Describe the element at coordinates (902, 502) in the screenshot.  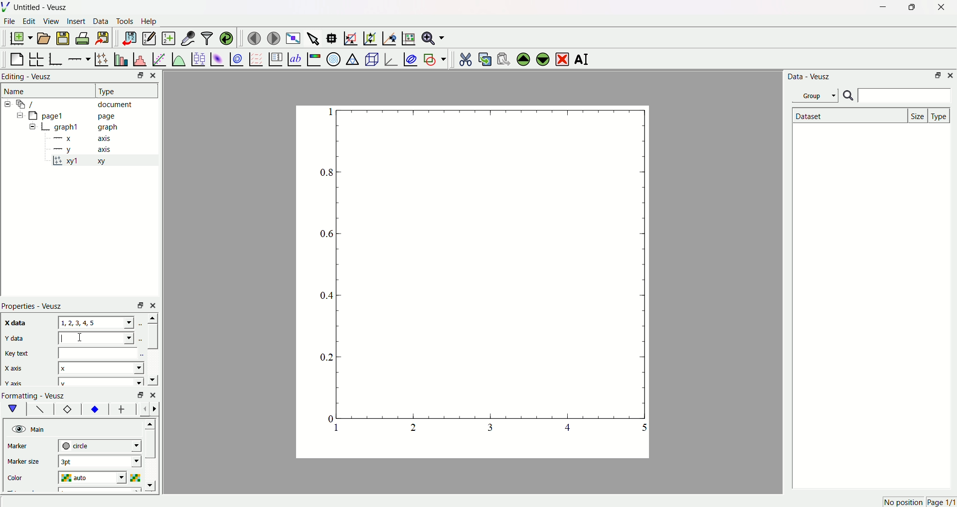
I see `no position` at that location.